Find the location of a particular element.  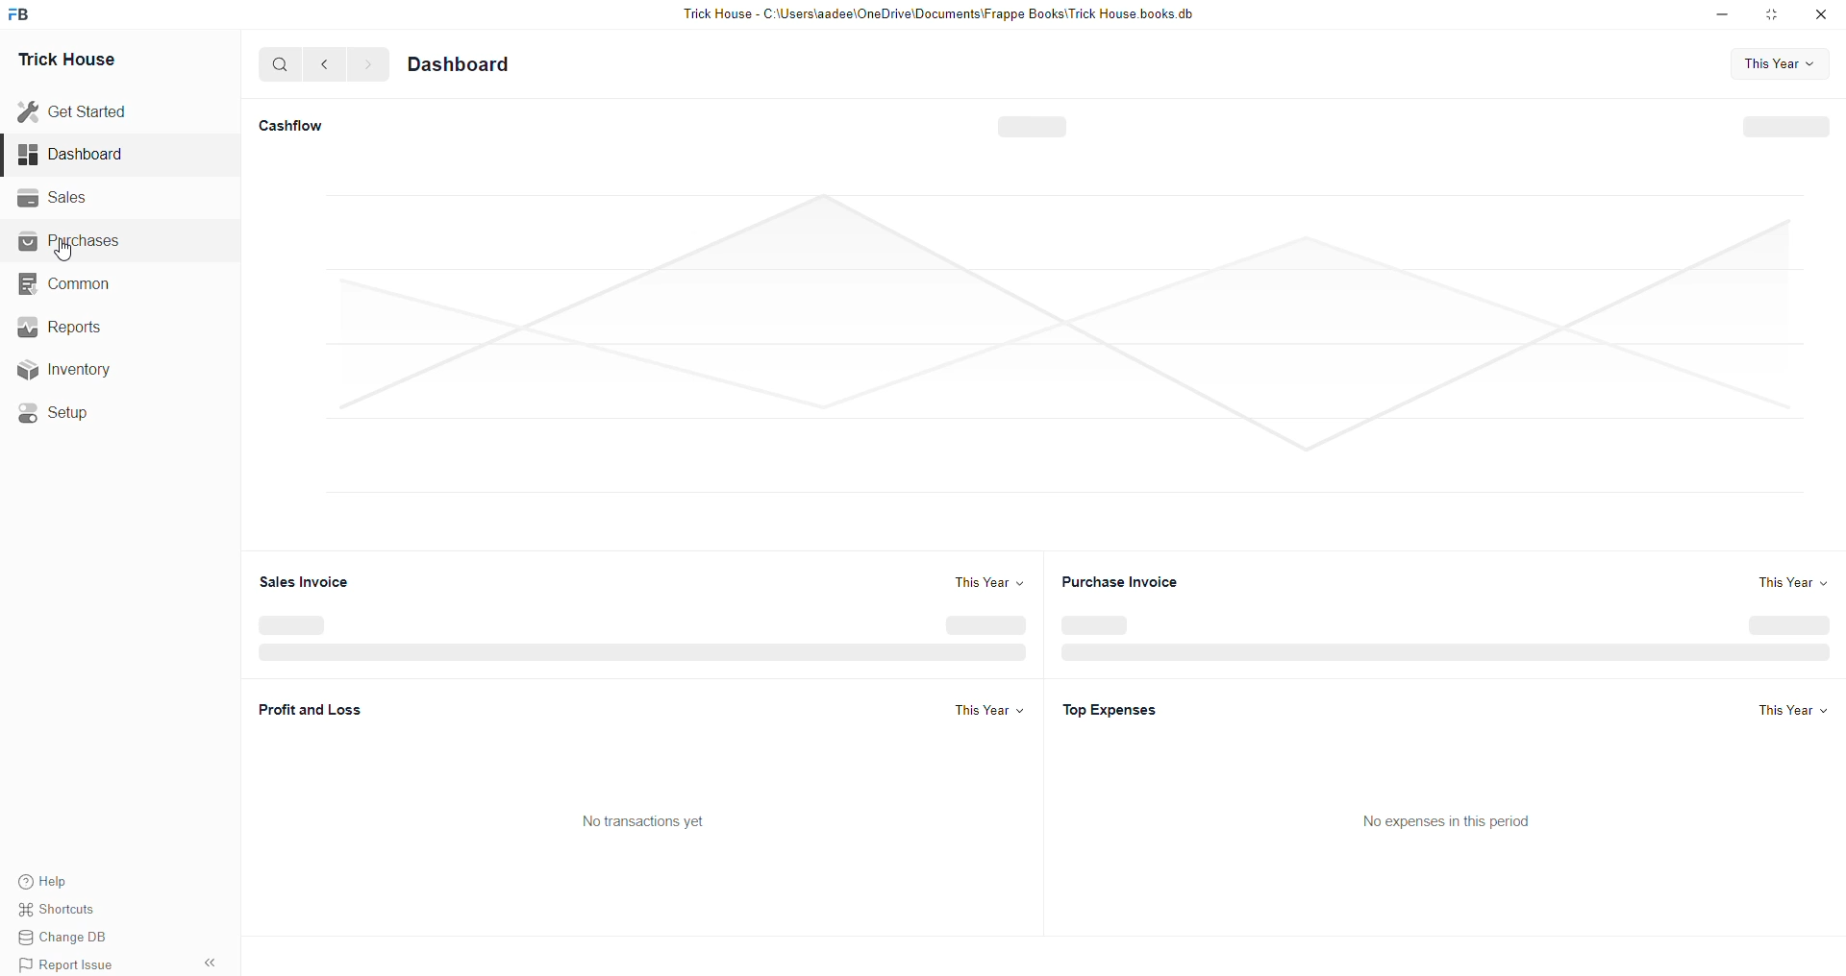

Q is located at coordinates (273, 62).